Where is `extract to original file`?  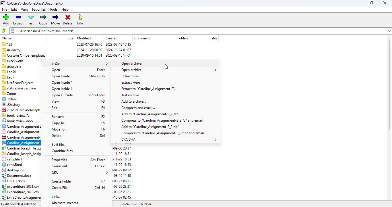 extract to original file is located at coordinates (148, 89).